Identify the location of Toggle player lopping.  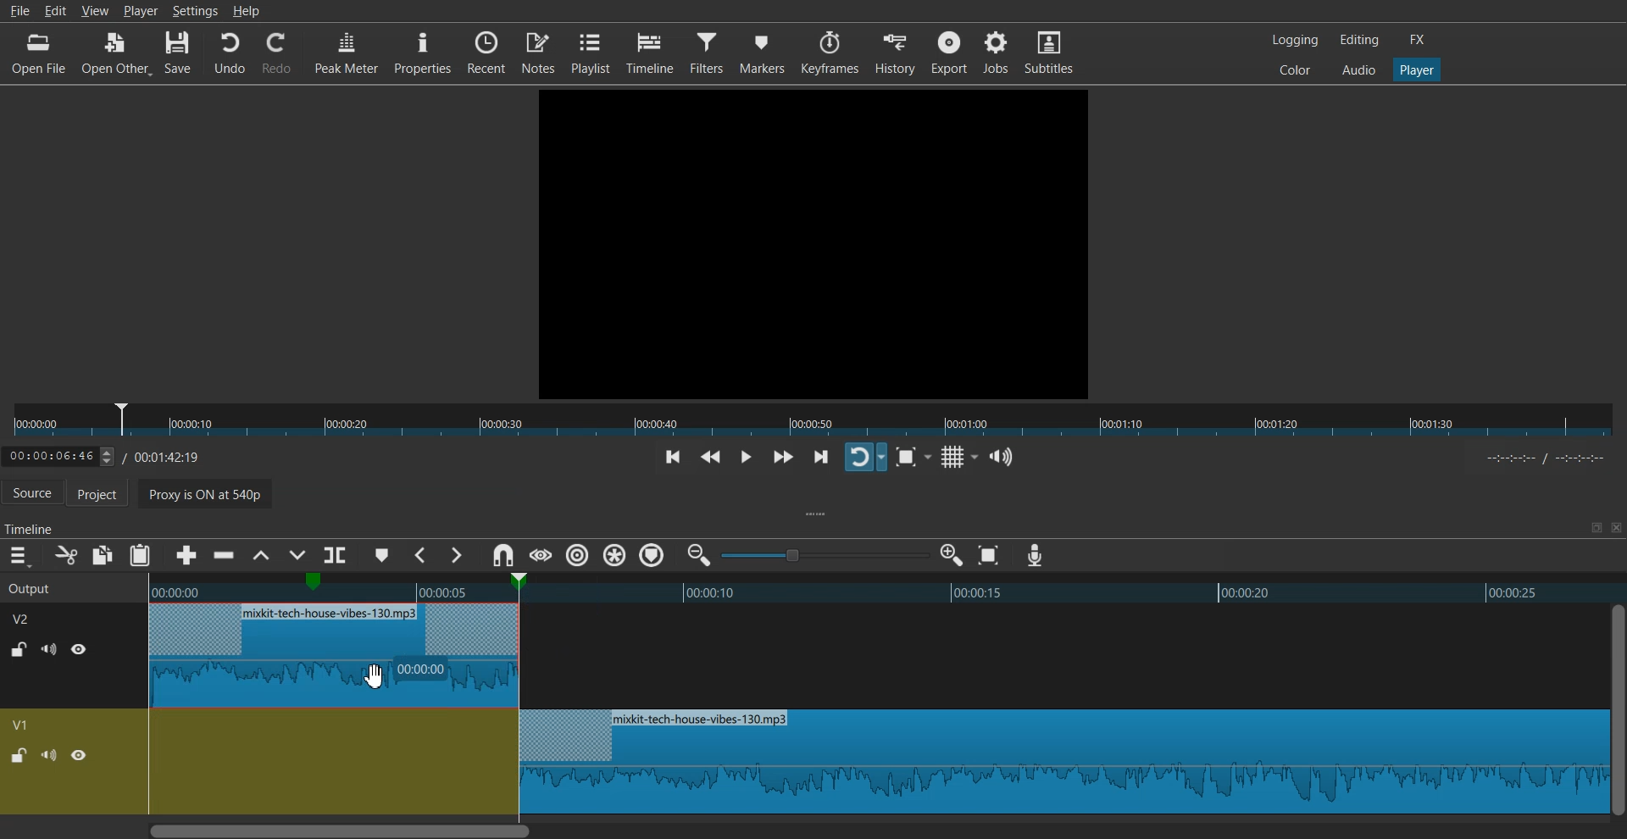
(865, 457).